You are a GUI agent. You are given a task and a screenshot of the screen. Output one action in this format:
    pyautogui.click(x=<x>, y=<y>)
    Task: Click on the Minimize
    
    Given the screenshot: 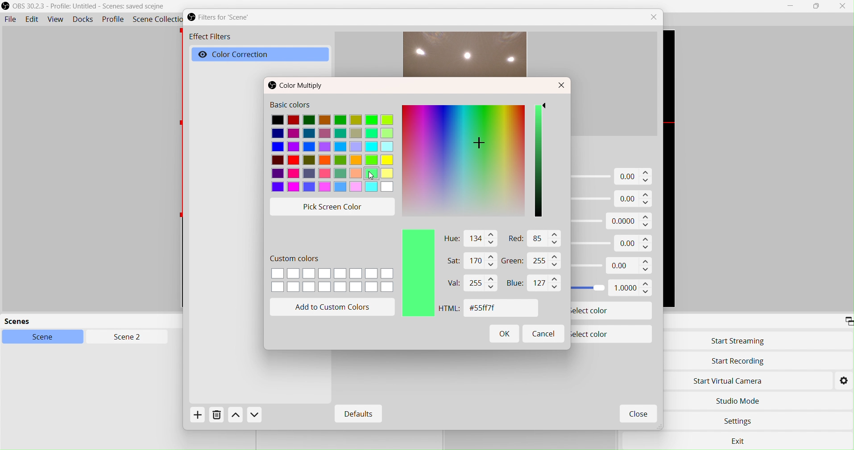 What is the action you would take?
    pyautogui.click(x=791, y=6)
    